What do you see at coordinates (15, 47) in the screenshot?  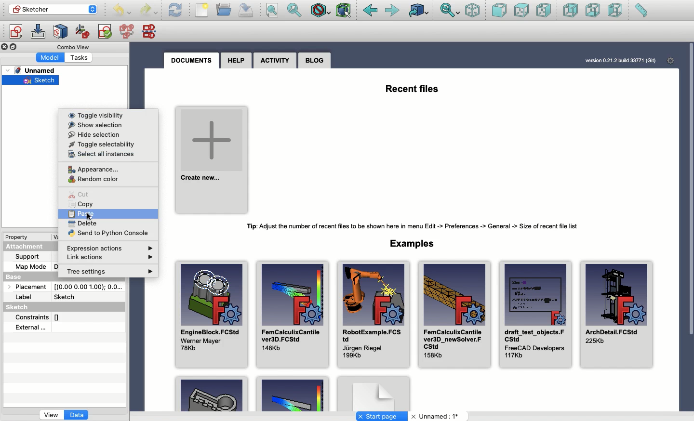 I see `Duplicate` at bounding box center [15, 47].